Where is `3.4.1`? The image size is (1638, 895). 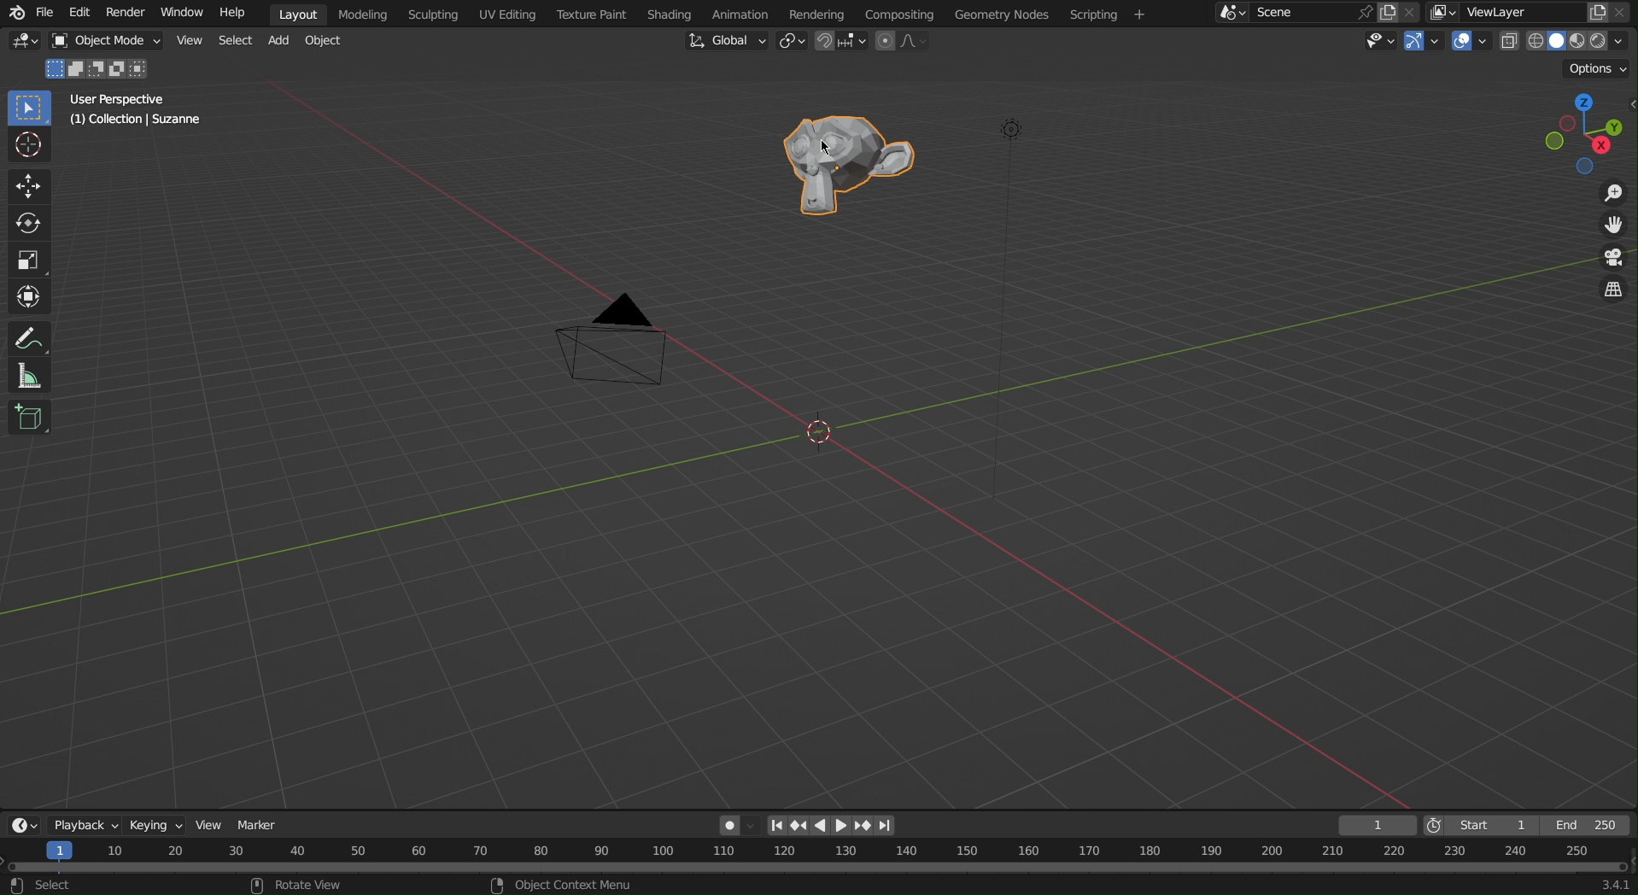 3.4.1 is located at coordinates (1615, 885).